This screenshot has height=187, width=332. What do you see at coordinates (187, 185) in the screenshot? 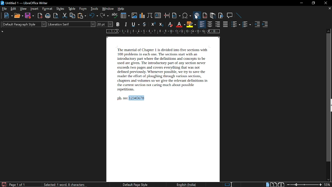
I see `English (India)` at bounding box center [187, 185].